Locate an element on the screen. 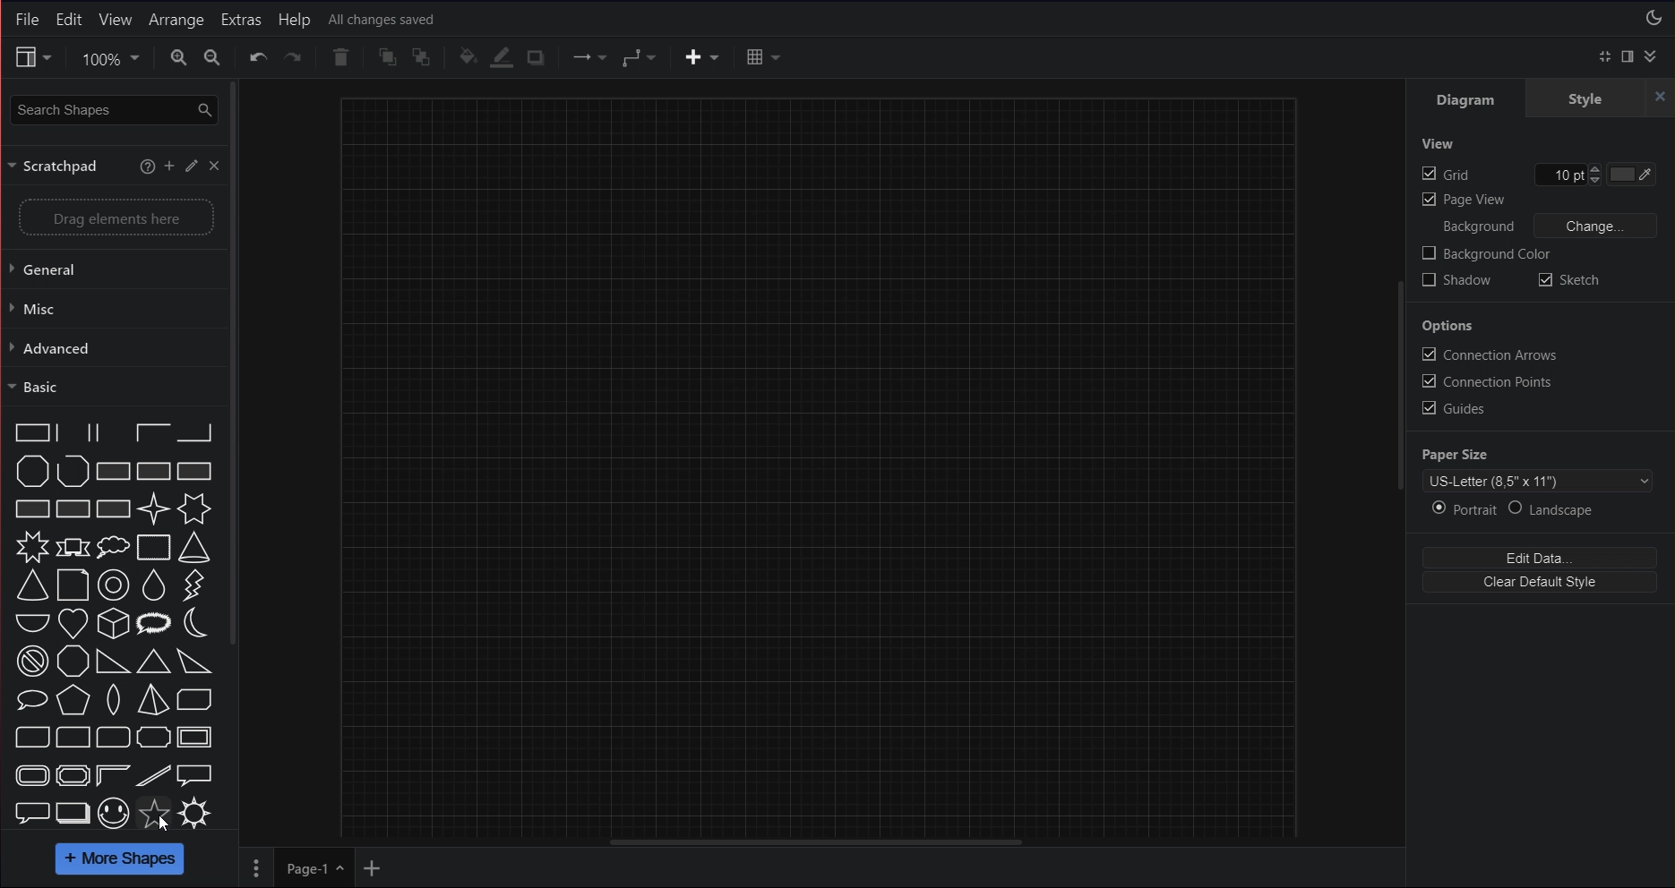 Image resolution: width=1675 pixels, height=888 pixels. Fill Color is located at coordinates (1631, 174).